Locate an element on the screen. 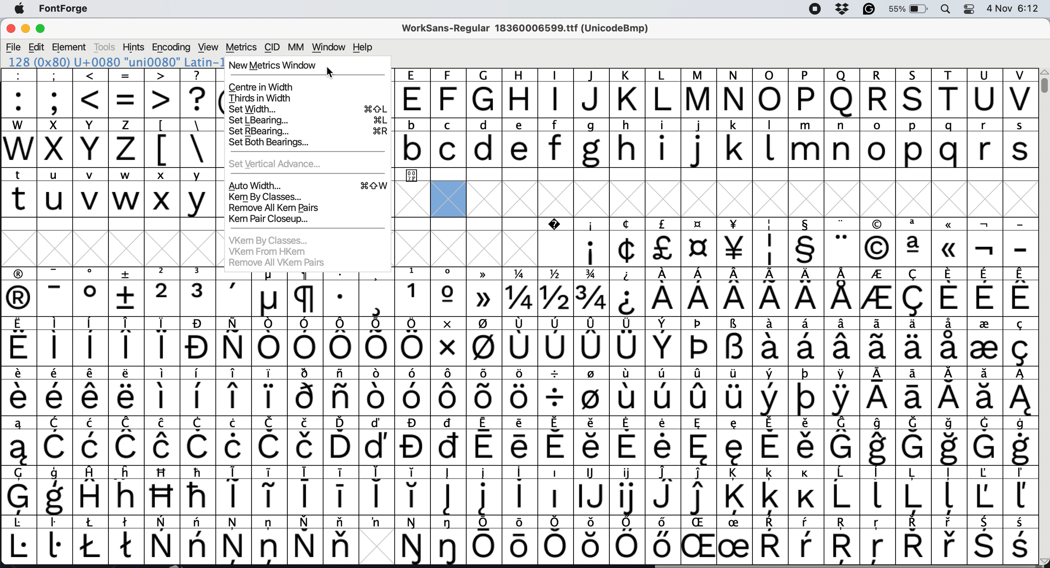 The image size is (1050, 568). special characters is located at coordinates (517, 472).